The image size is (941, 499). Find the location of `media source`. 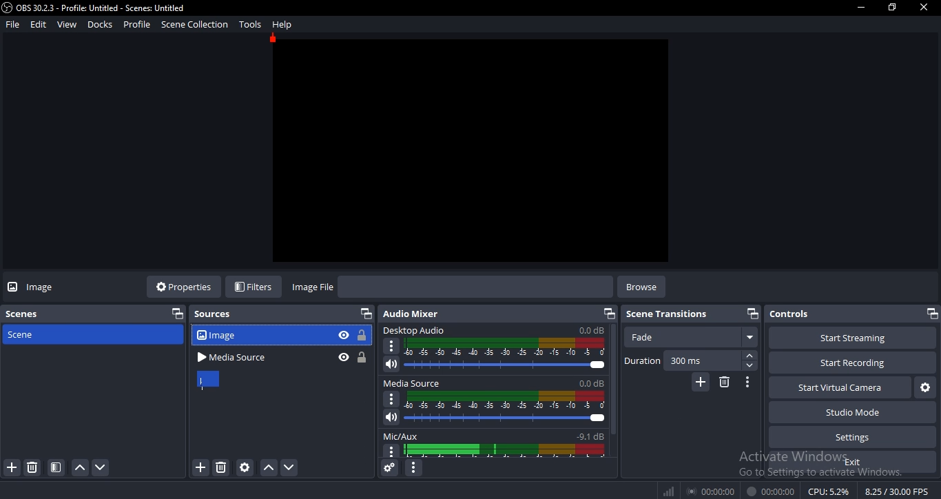

media source is located at coordinates (495, 384).